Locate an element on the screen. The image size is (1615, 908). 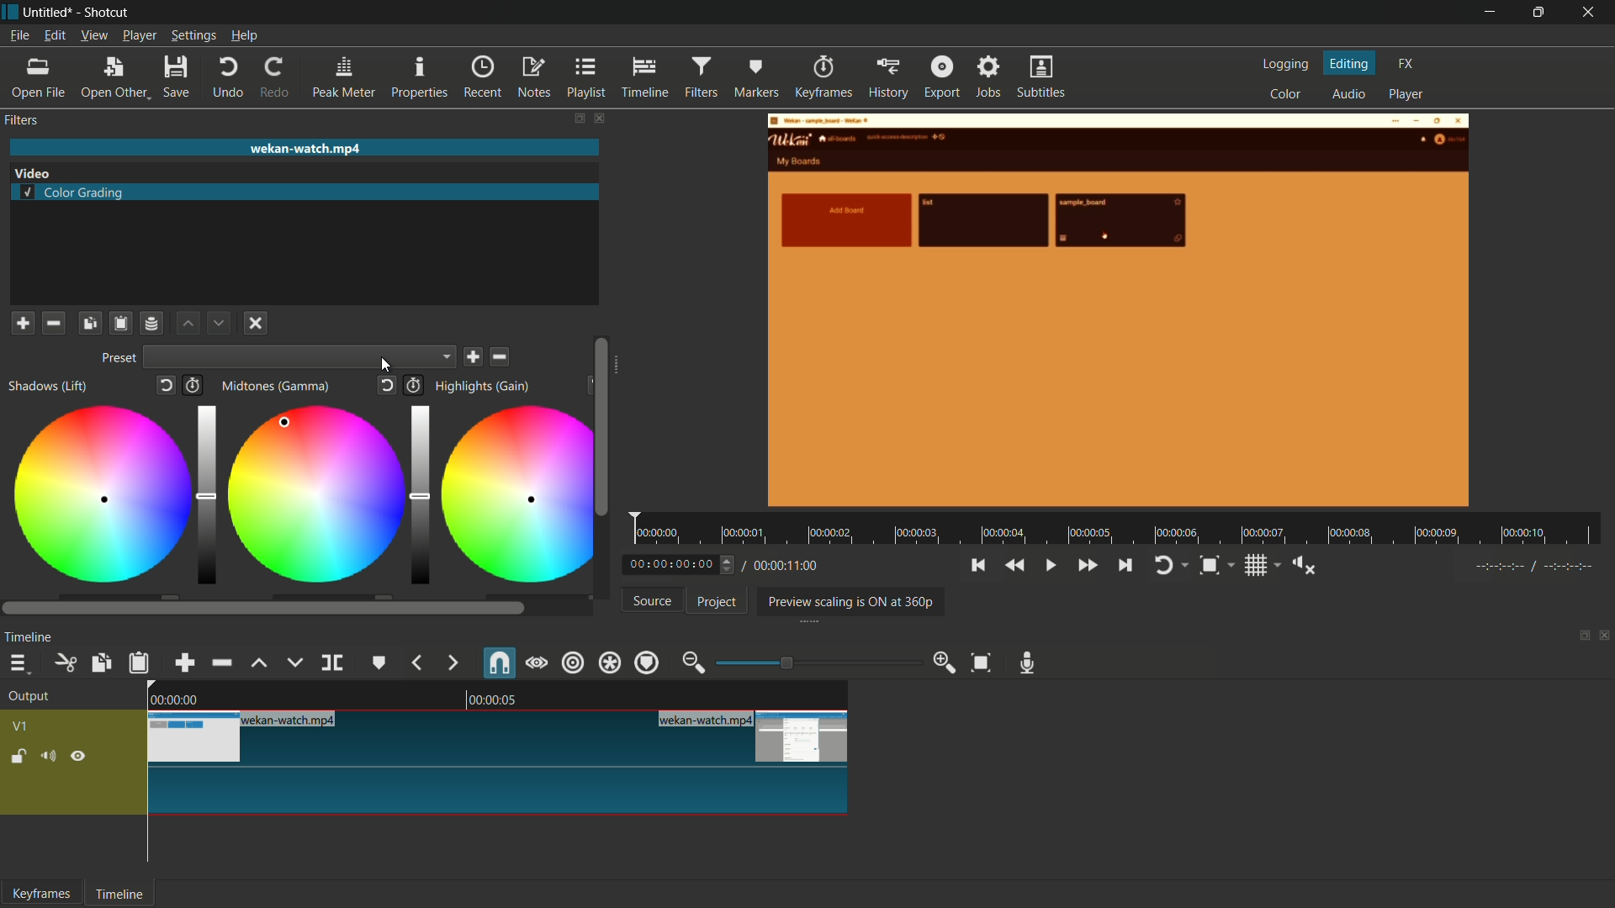
fx is located at coordinates (1406, 65).